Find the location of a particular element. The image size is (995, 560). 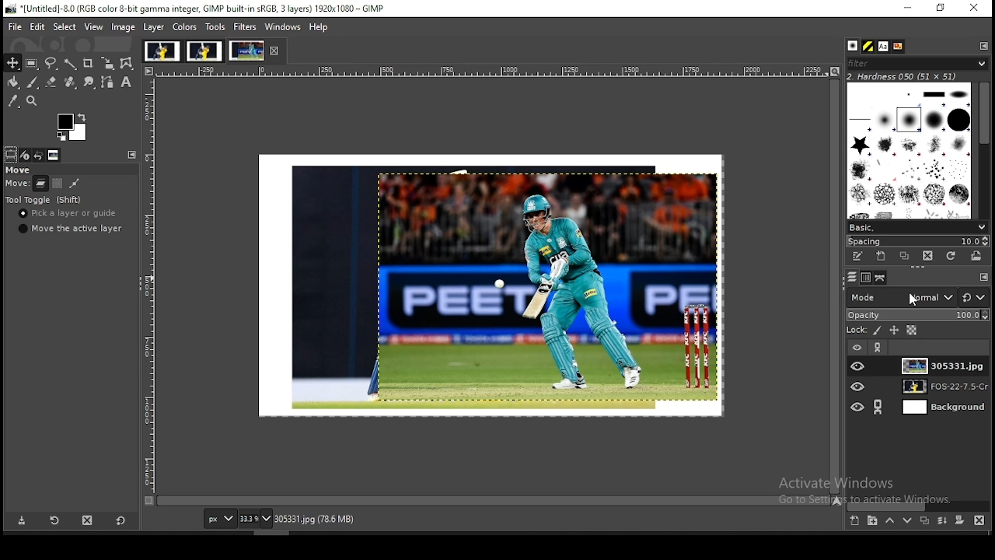

rectangular selection tool is located at coordinates (31, 62).